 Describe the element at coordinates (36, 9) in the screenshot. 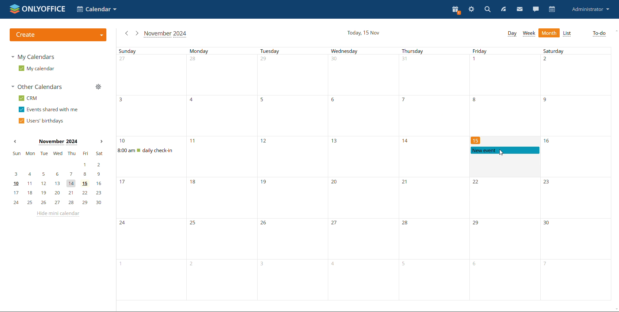

I see `logo` at that location.